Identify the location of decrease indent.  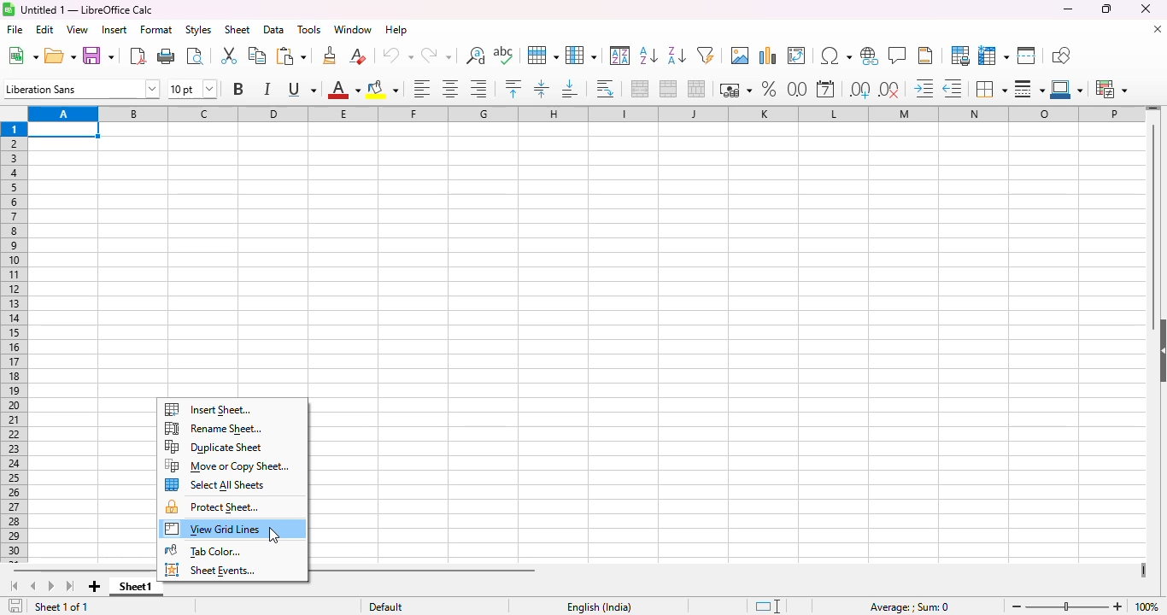
(953, 87).